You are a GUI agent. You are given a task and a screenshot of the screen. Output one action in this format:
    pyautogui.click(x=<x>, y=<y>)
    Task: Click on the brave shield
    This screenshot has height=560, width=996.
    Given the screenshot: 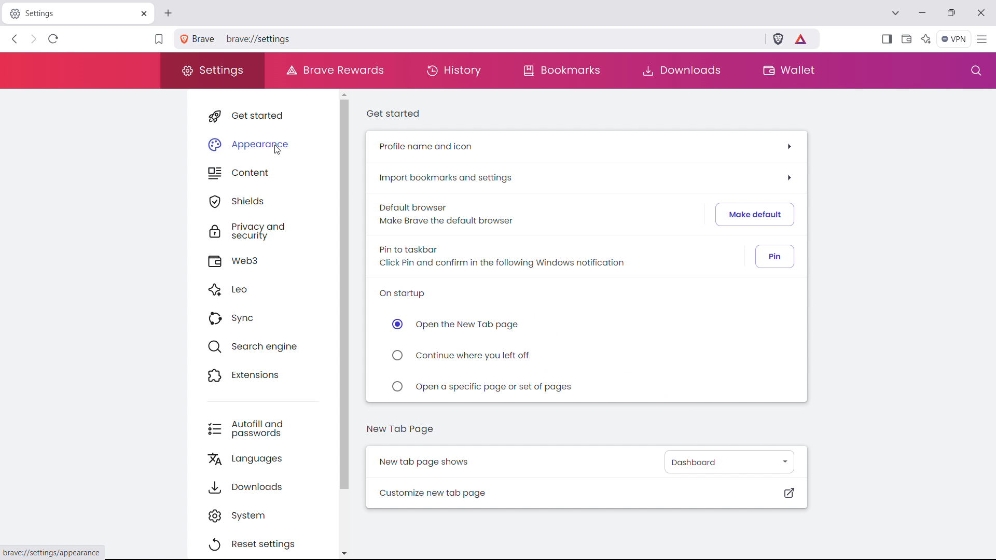 What is the action you would take?
    pyautogui.click(x=778, y=39)
    